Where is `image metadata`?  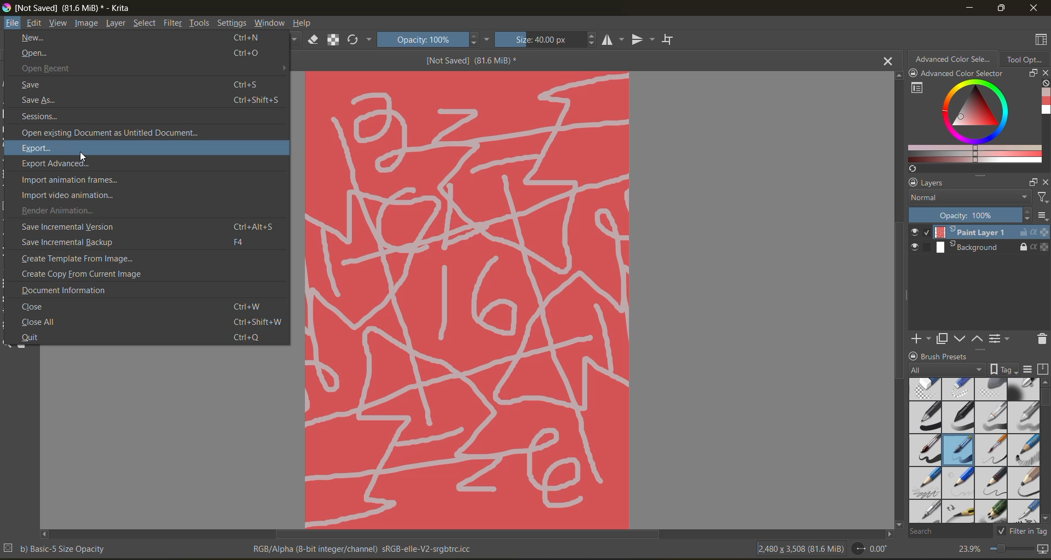 image metadata is located at coordinates (800, 547).